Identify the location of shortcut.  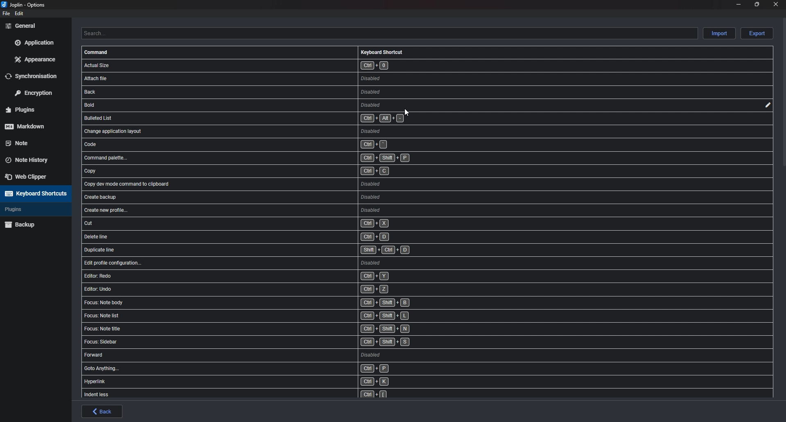
(277, 65).